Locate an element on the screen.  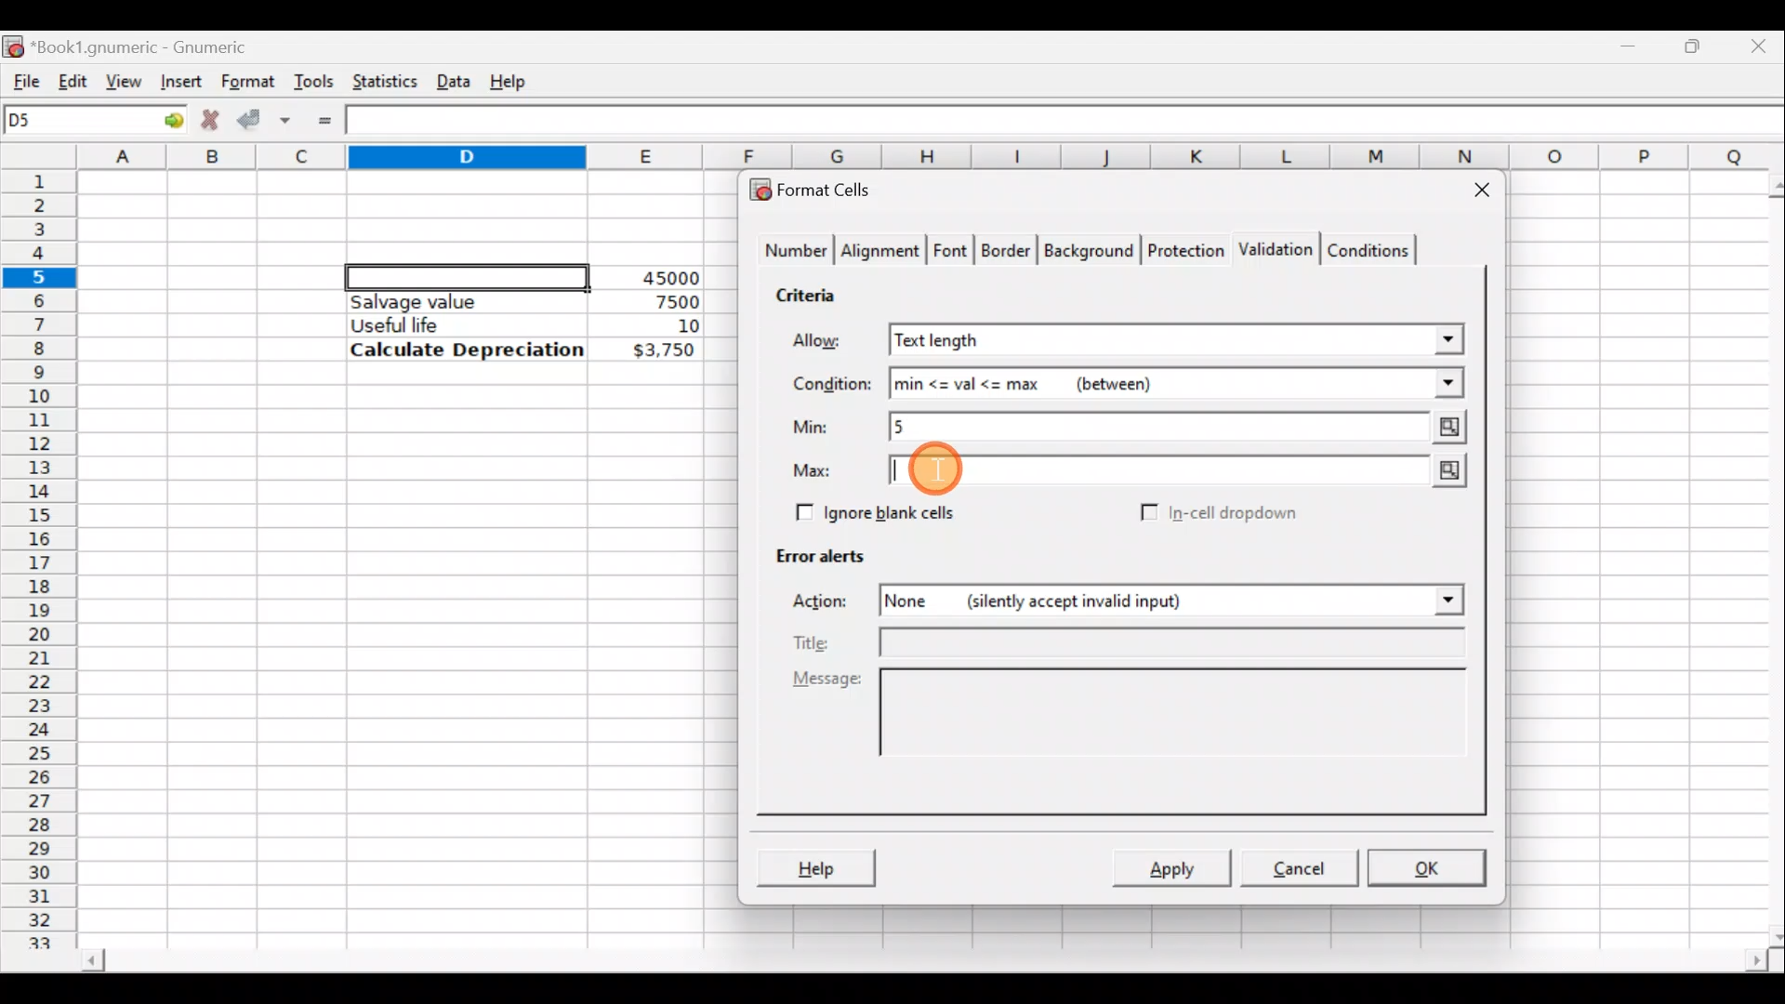
Book1.gnumeric - Gnumeric is located at coordinates (152, 46).